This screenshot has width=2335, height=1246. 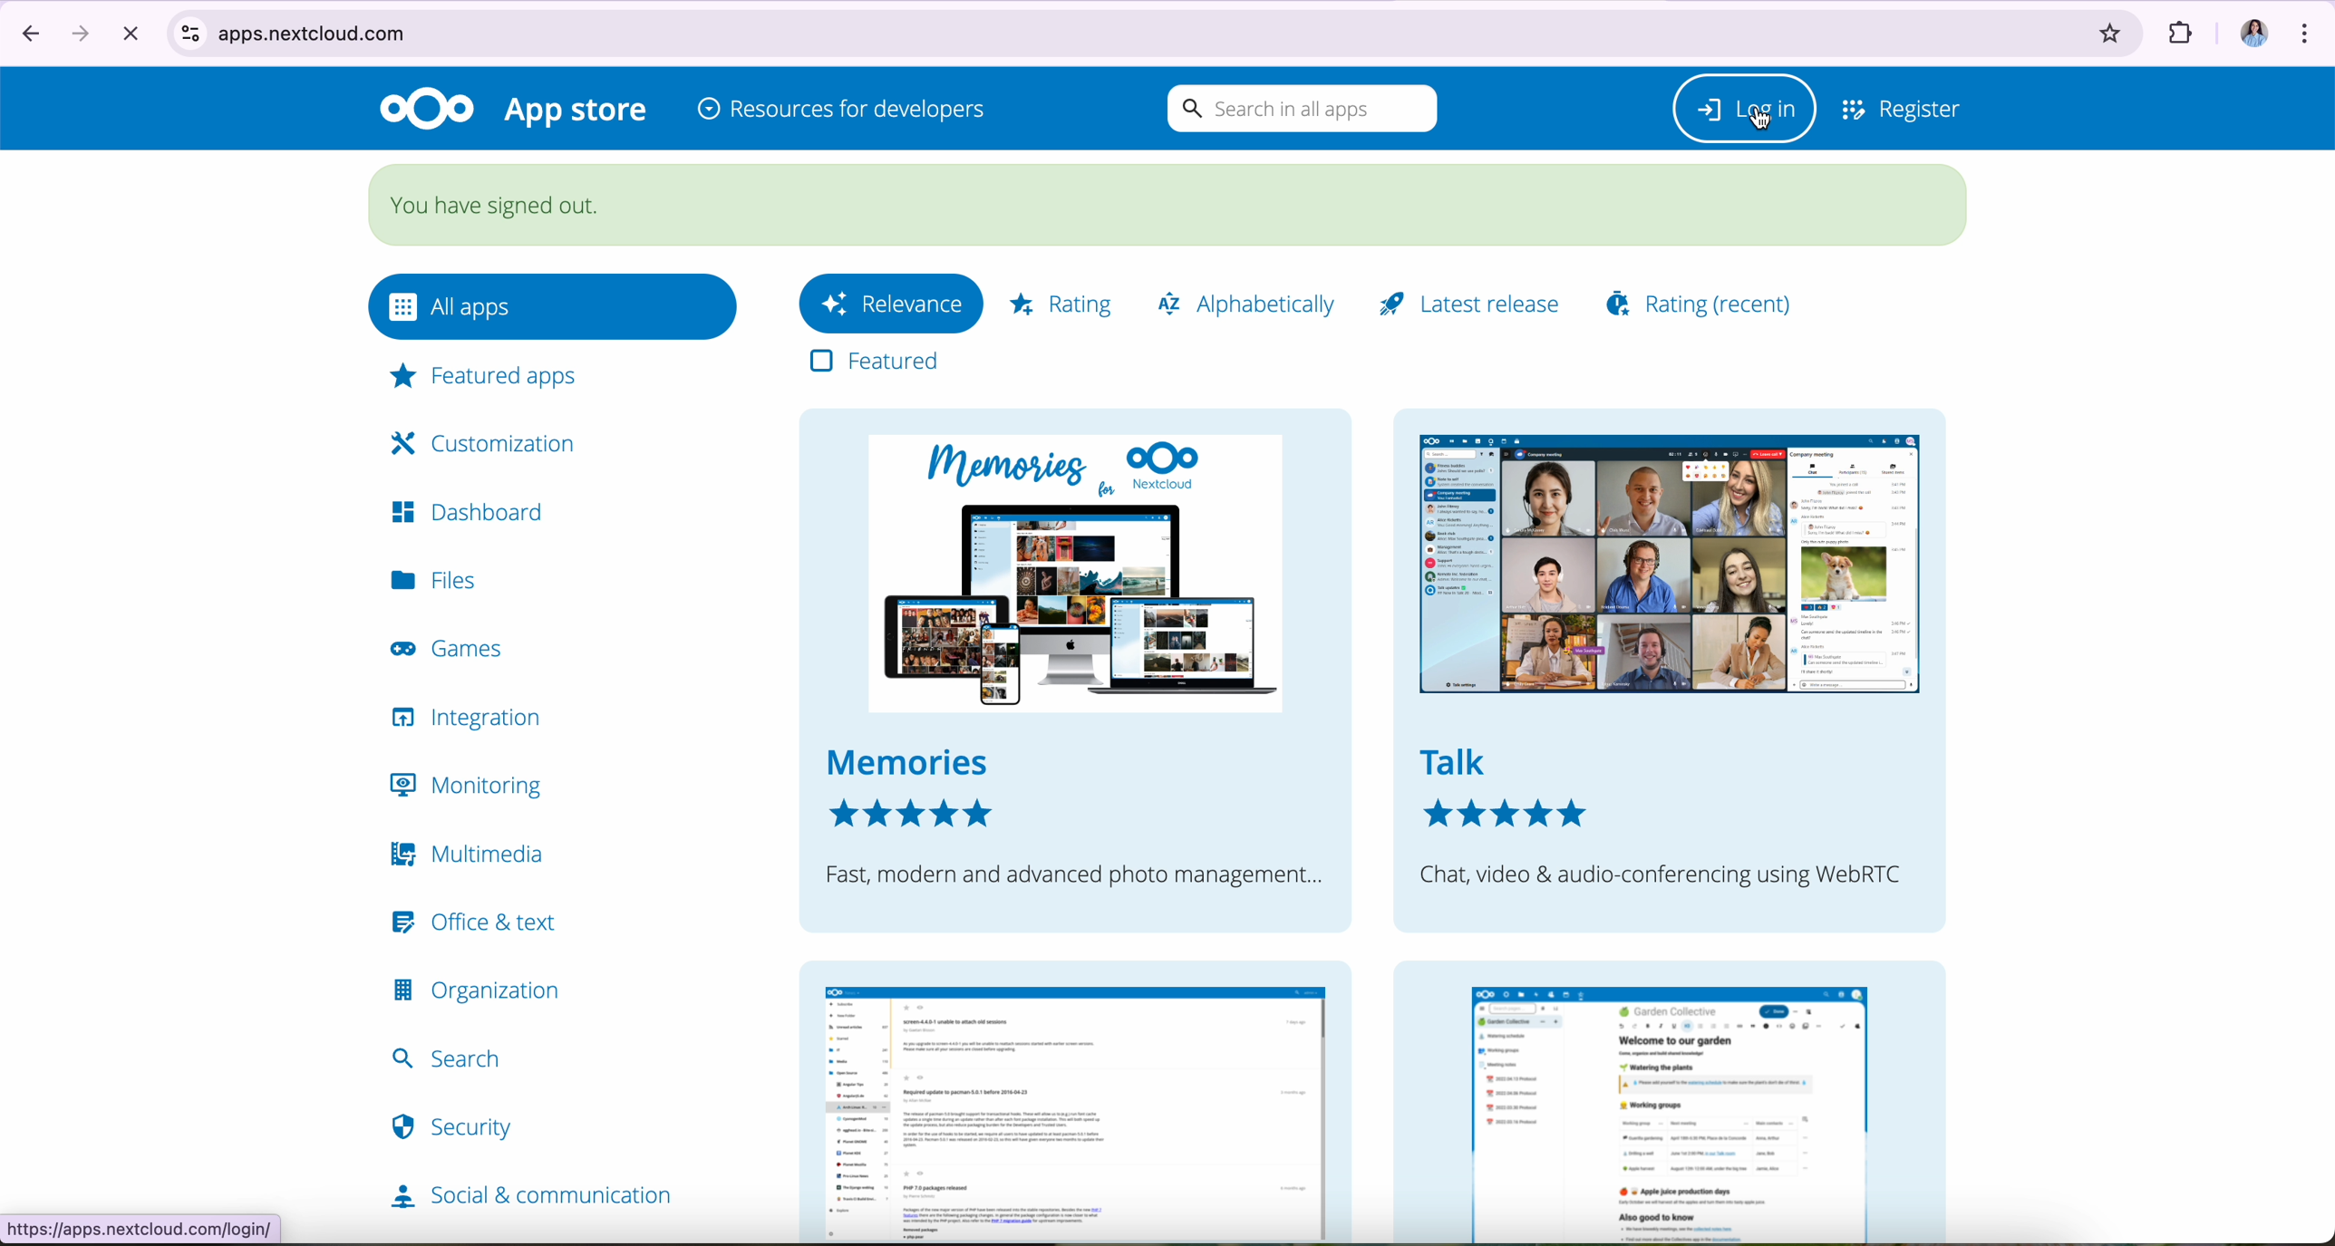 I want to click on rating, so click(x=1071, y=304).